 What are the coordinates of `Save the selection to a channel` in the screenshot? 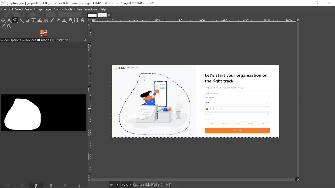 It's located at (51, 186).